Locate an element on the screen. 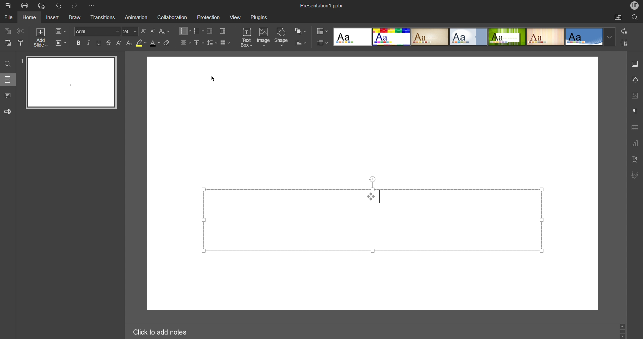  Increase Indent is located at coordinates (210, 31).